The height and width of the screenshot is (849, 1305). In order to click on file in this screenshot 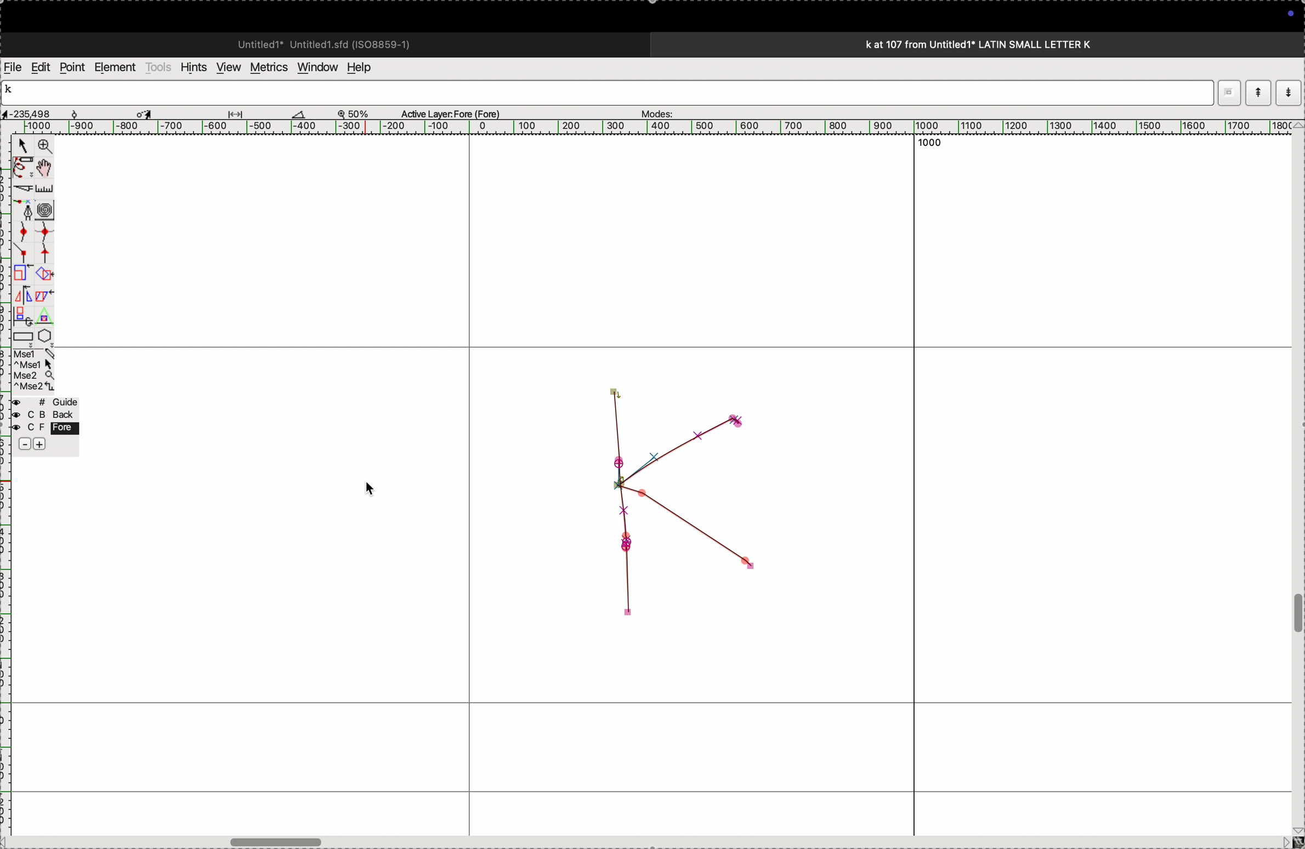, I will do `click(13, 67)`.